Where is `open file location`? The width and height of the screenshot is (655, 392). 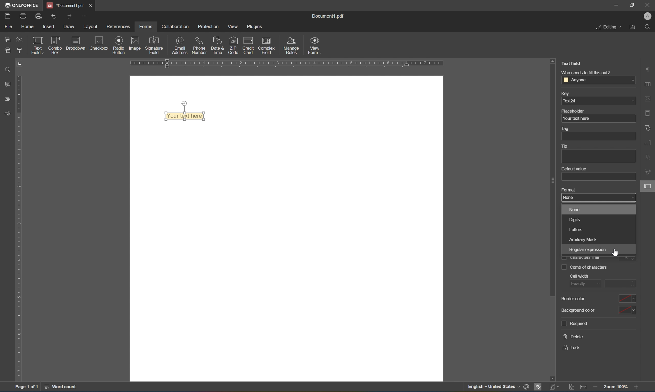
open file location is located at coordinates (634, 26).